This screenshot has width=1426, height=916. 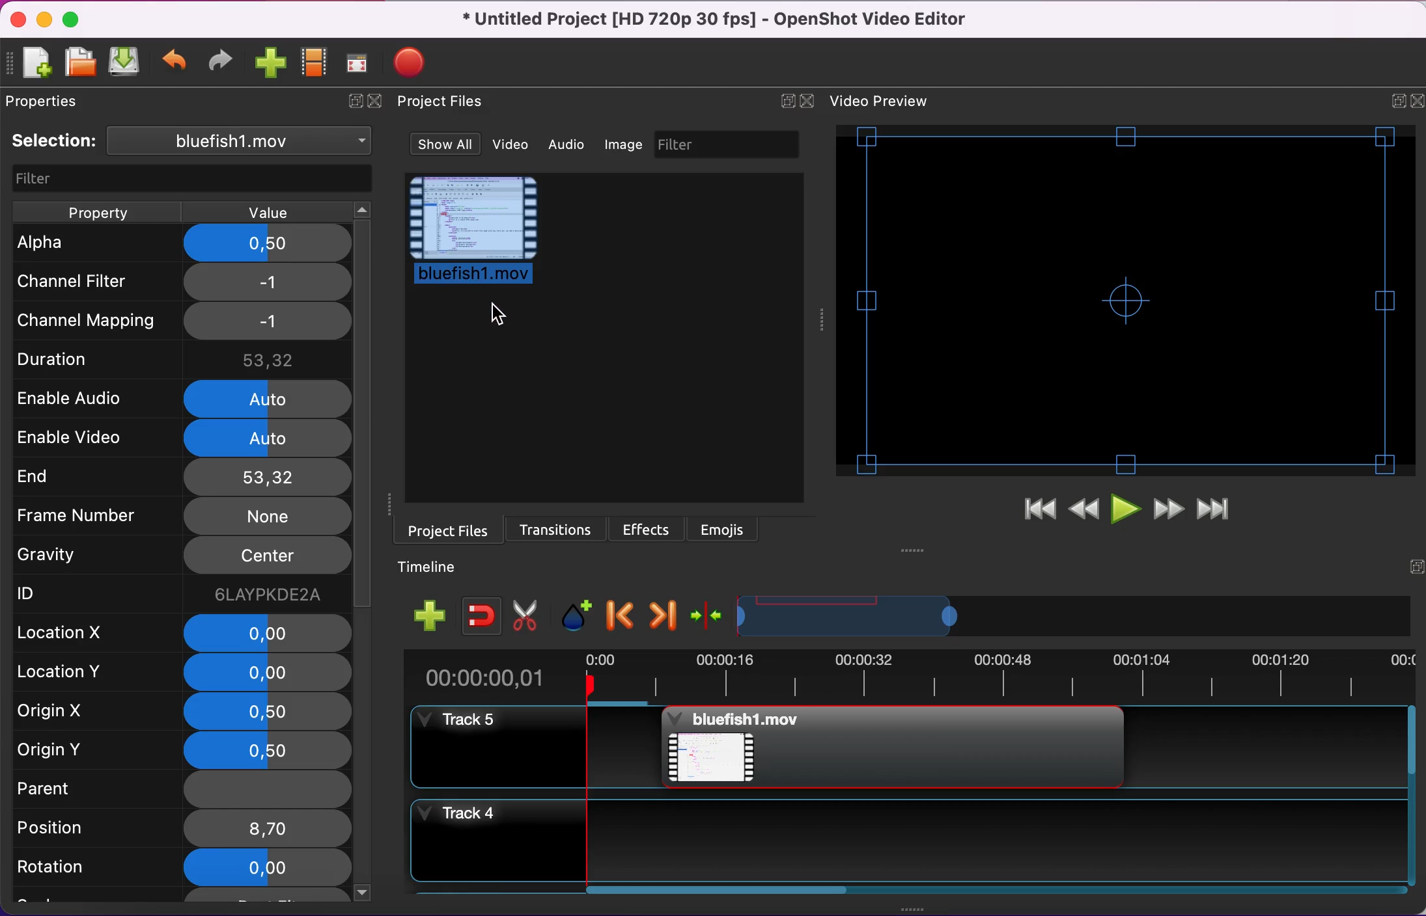 I want to click on audio, so click(x=572, y=146).